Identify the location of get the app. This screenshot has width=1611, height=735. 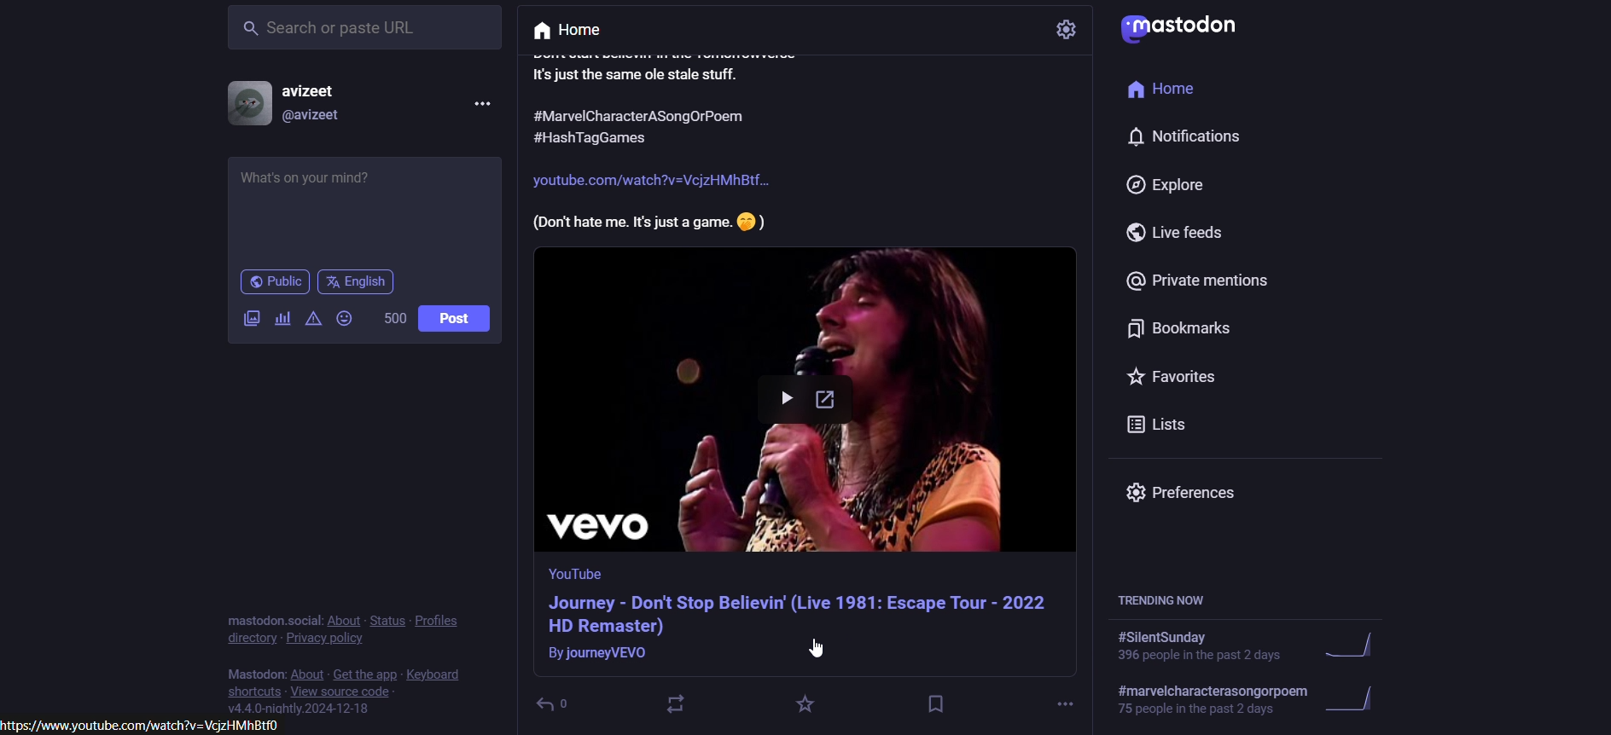
(365, 674).